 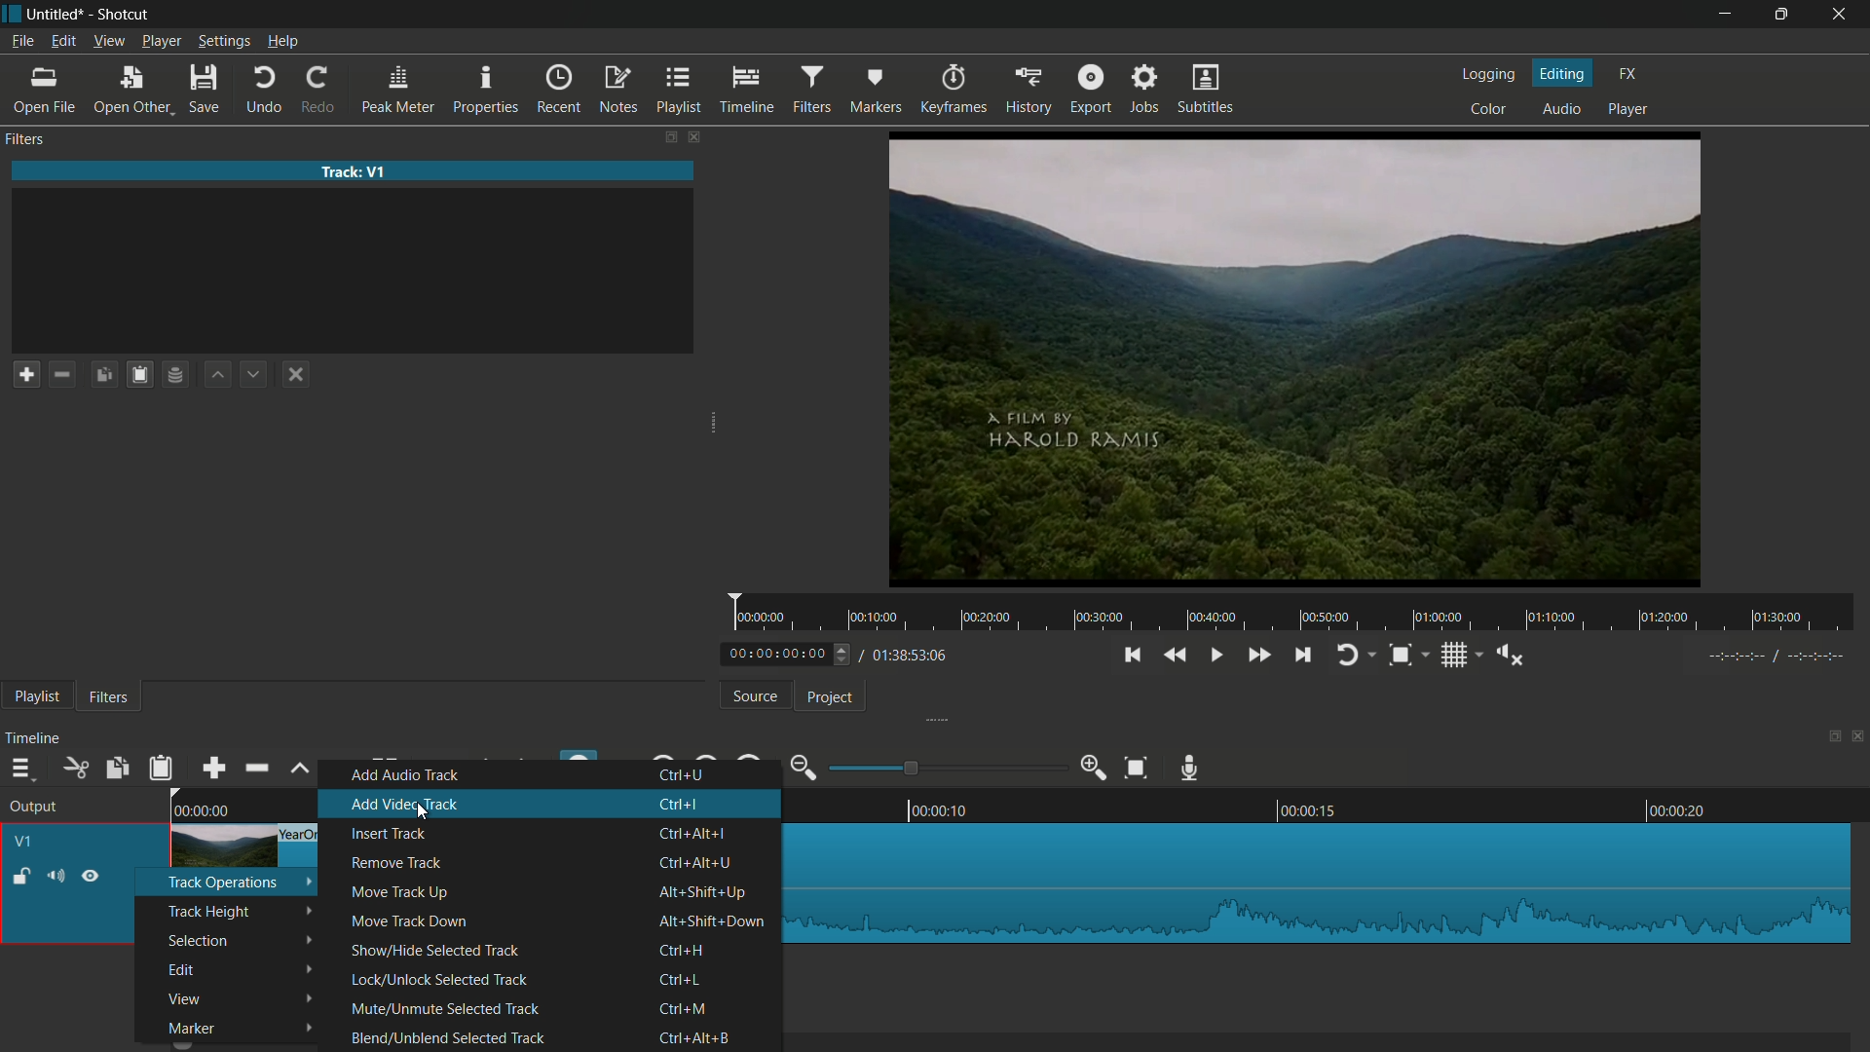 I want to click on move track up, so click(x=400, y=892).